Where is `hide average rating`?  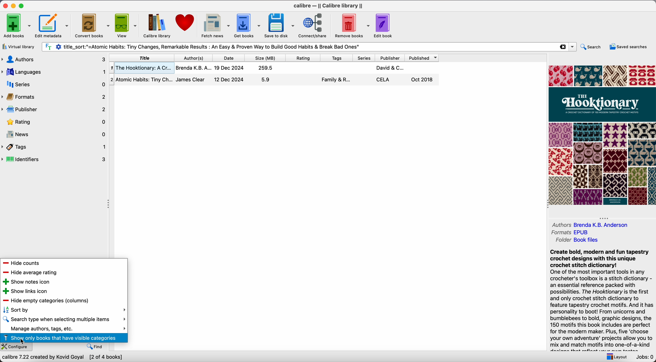
hide average rating is located at coordinates (30, 272).